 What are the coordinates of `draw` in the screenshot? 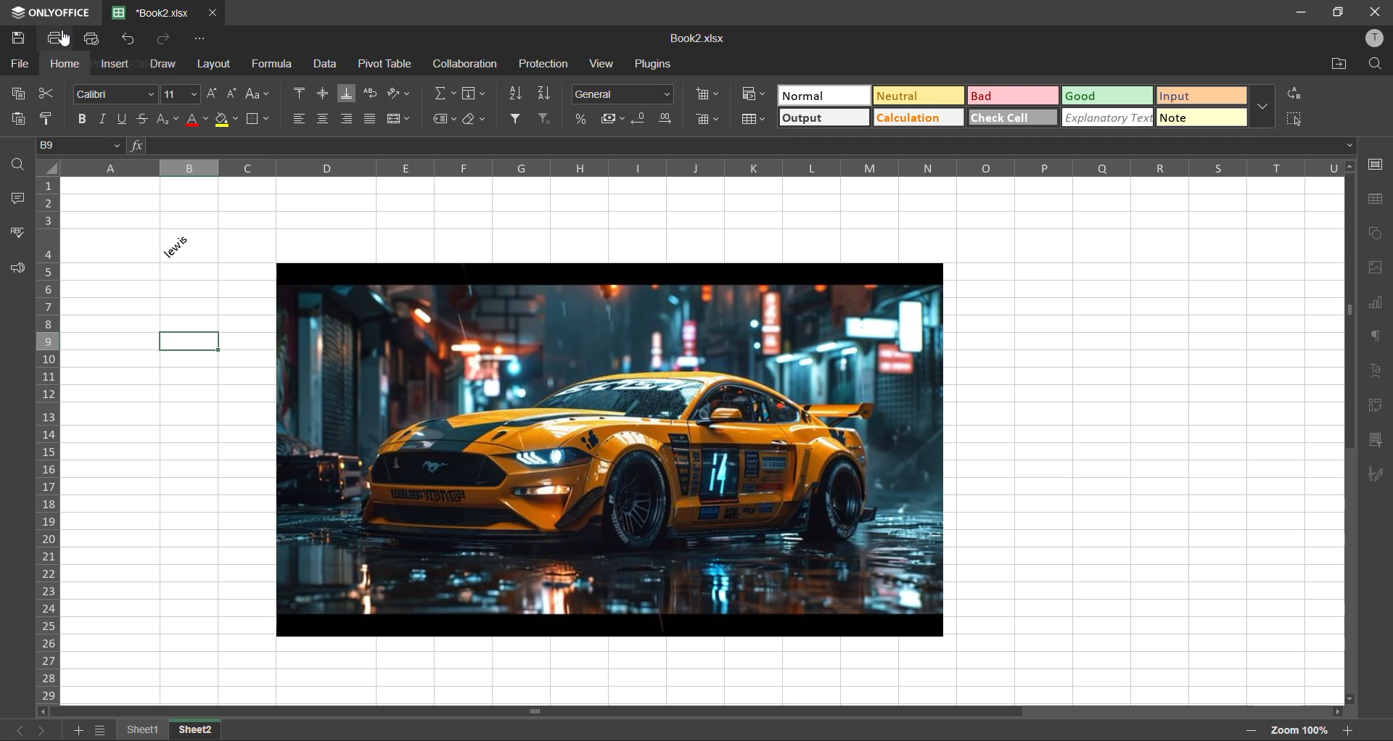 It's located at (163, 65).